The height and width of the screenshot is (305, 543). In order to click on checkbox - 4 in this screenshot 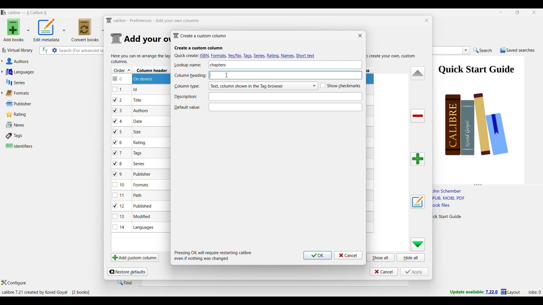, I will do `click(118, 121)`.